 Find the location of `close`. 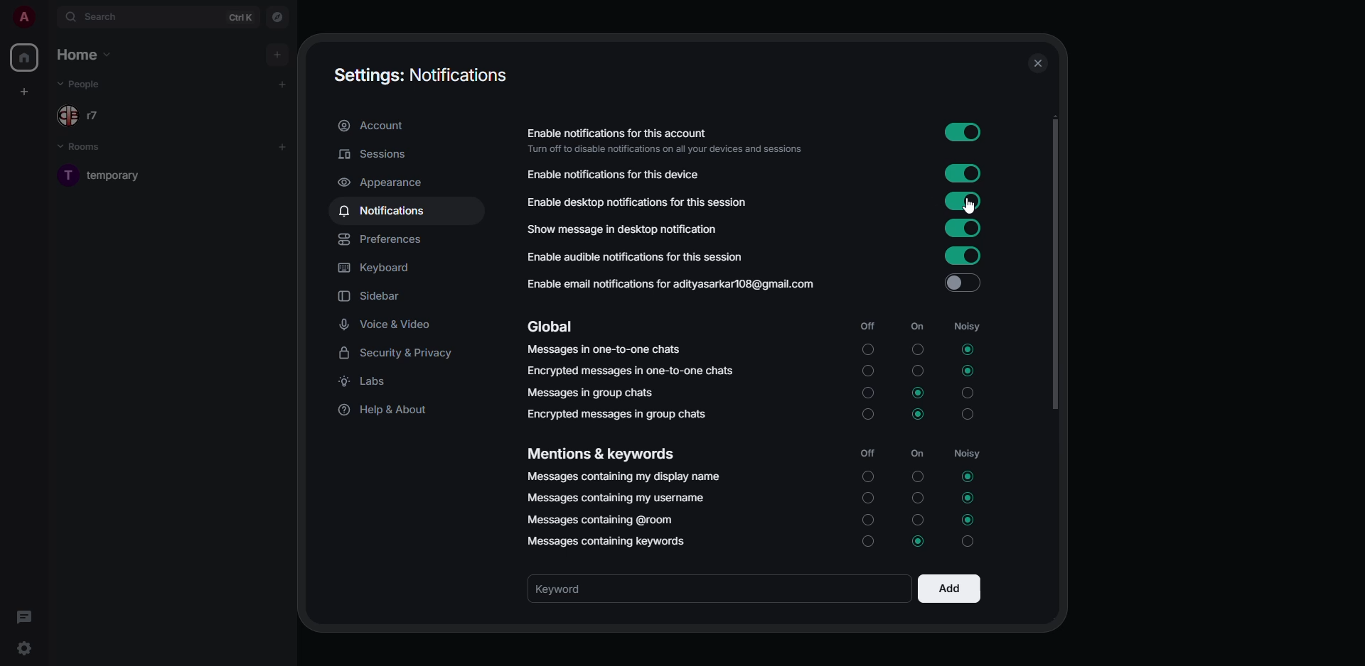

close is located at coordinates (1037, 62).